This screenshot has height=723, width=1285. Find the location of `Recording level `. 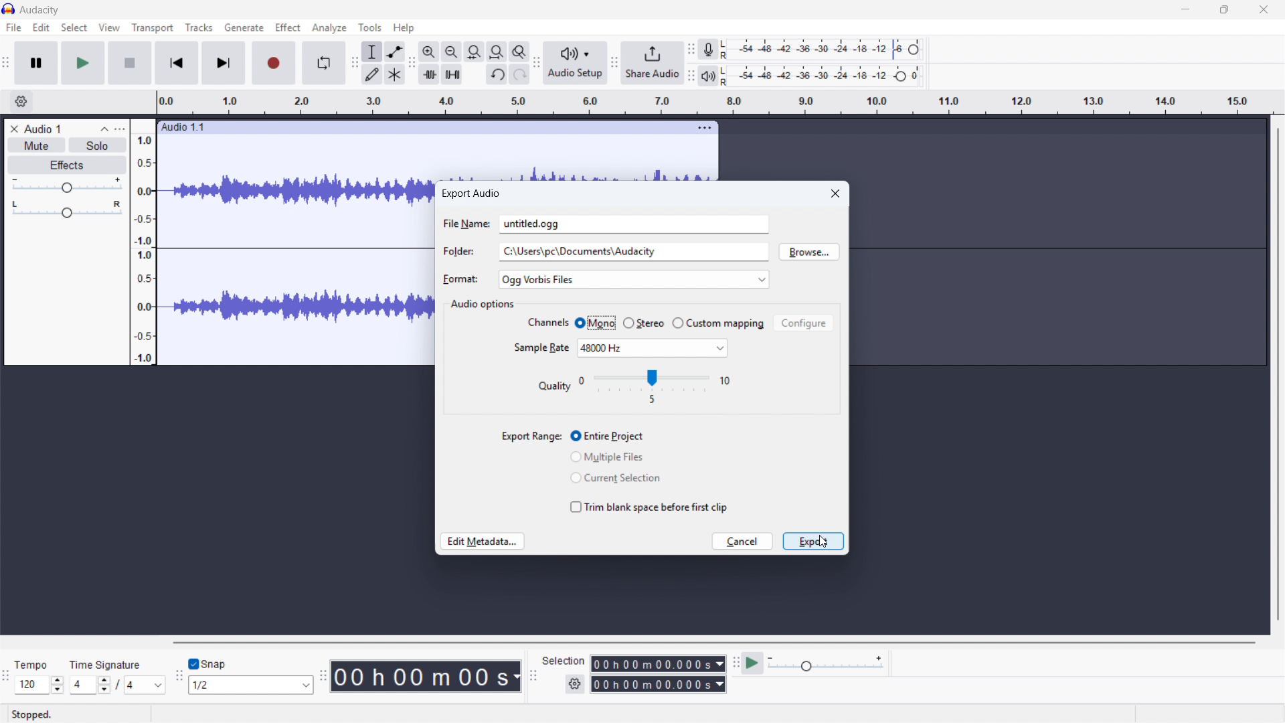

Recording level  is located at coordinates (826, 49).